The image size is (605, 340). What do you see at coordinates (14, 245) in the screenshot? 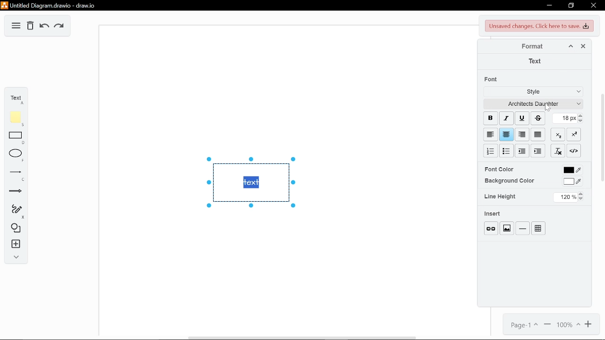
I see `insert` at bounding box center [14, 245].